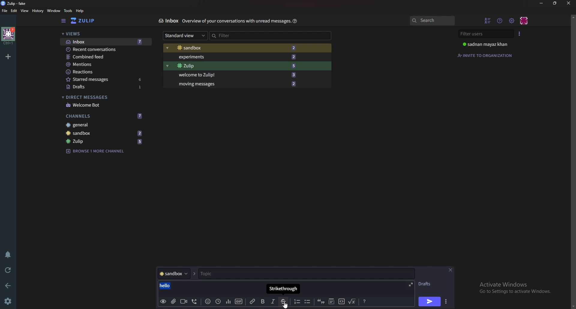 The height and width of the screenshot is (309, 576). What do you see at coordinates (447, 301) in the screenshot?
I see `Send options` at bounding box center [447, 301].